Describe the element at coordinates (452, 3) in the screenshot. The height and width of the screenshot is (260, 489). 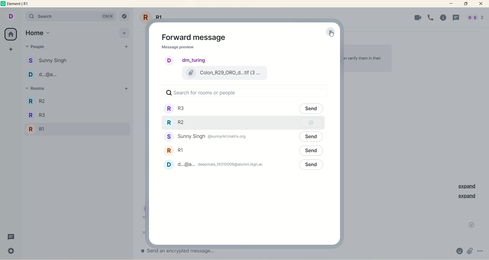
I see `minimize` at that location.